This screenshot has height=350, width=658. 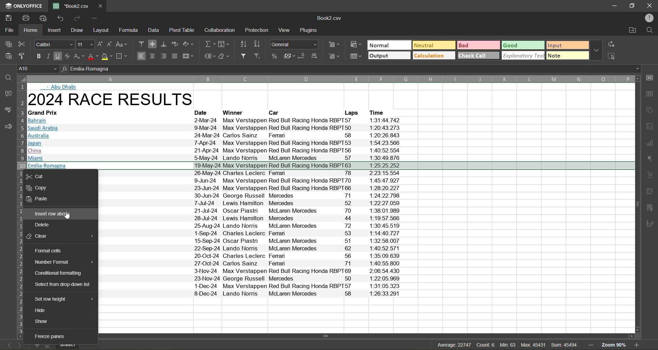 I want to click on hide, so click(x=43, y=310).